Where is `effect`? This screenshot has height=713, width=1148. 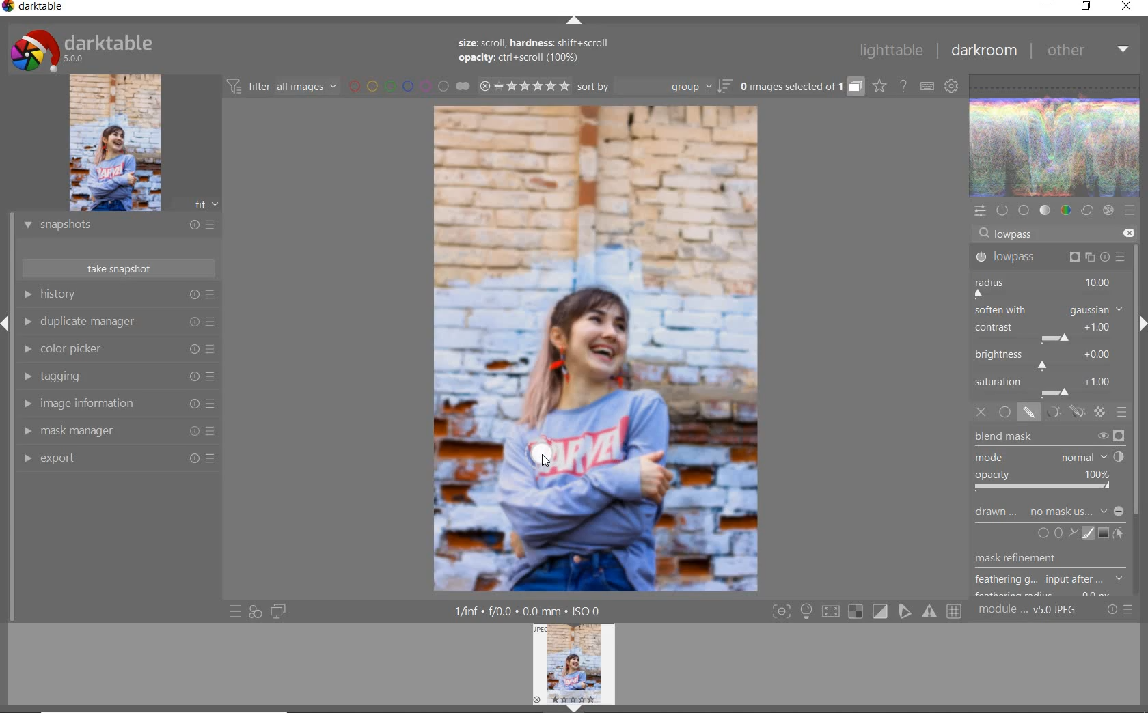 effect is located at coordinates (1106, 211).